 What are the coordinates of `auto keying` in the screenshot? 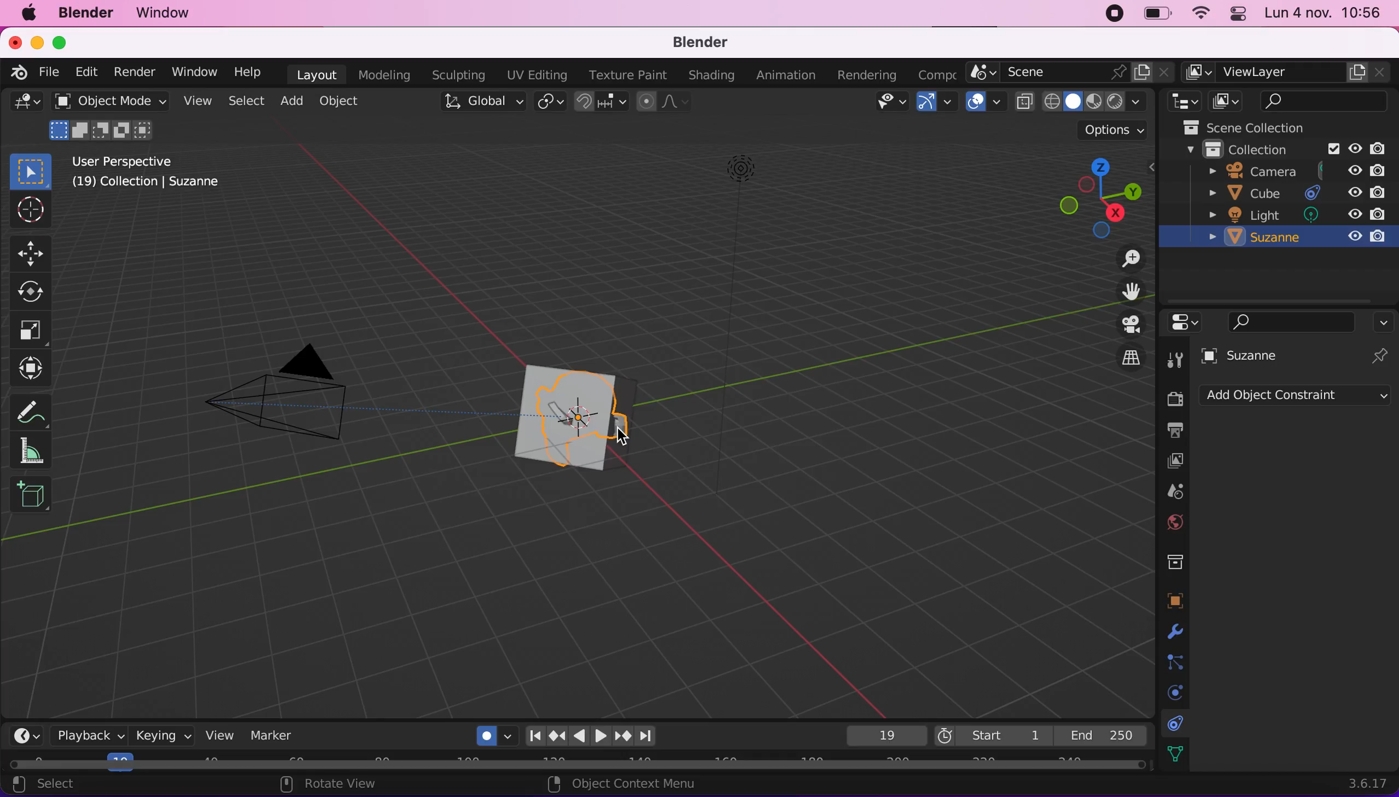 It's located at (485, 732).